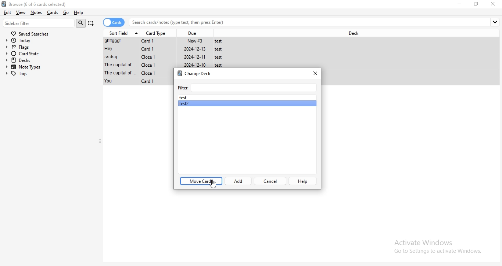  Describe the element at coordinates (66, 12) in the screenshot. I see `go` at that location.